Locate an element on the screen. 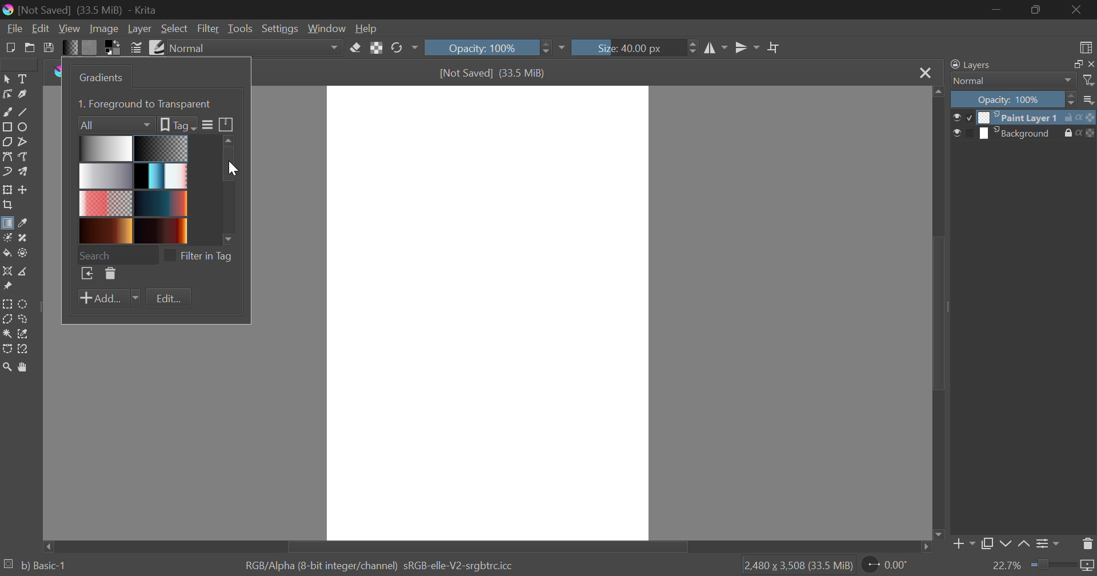 This screenshot has width=1097, height=576. RGB/Alpha (8-bit integer/channel) sRGB-elle-V2-srgbtrc.icc is located at coordinates (383, 564).